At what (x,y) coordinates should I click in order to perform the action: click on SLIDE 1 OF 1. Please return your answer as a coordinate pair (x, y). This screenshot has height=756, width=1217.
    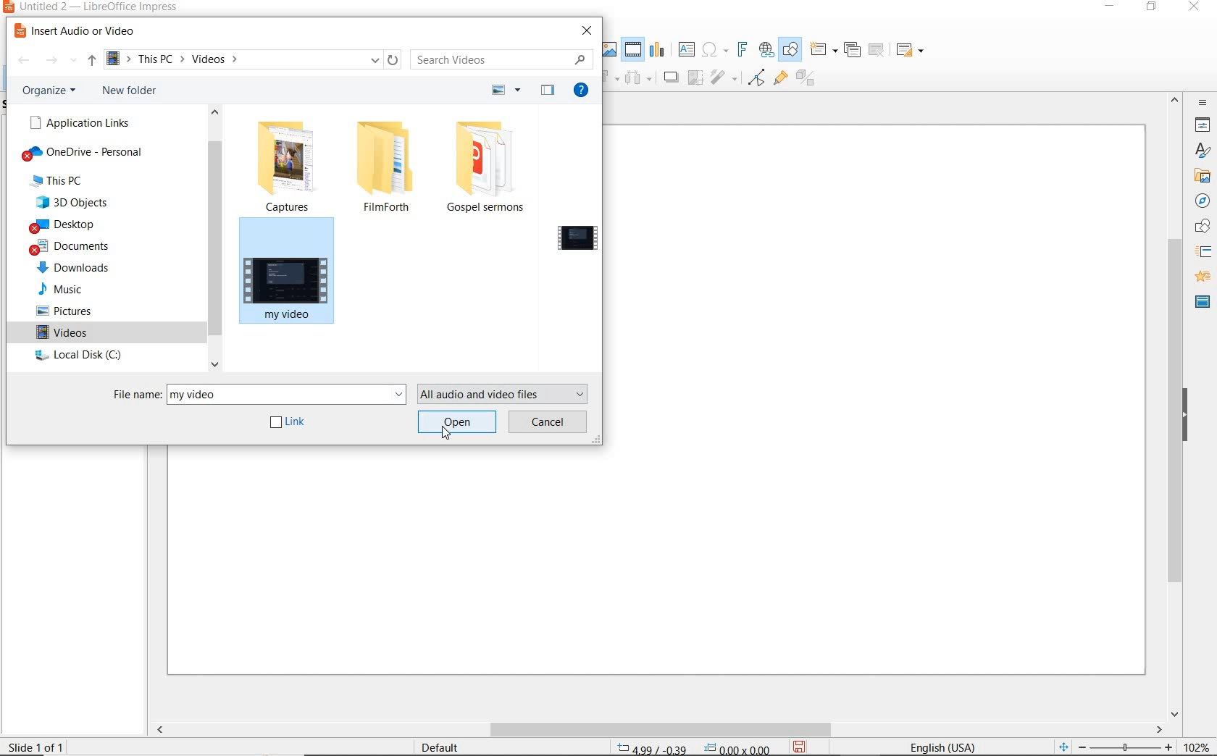
    Looking at the image, I should click on (39, 746).